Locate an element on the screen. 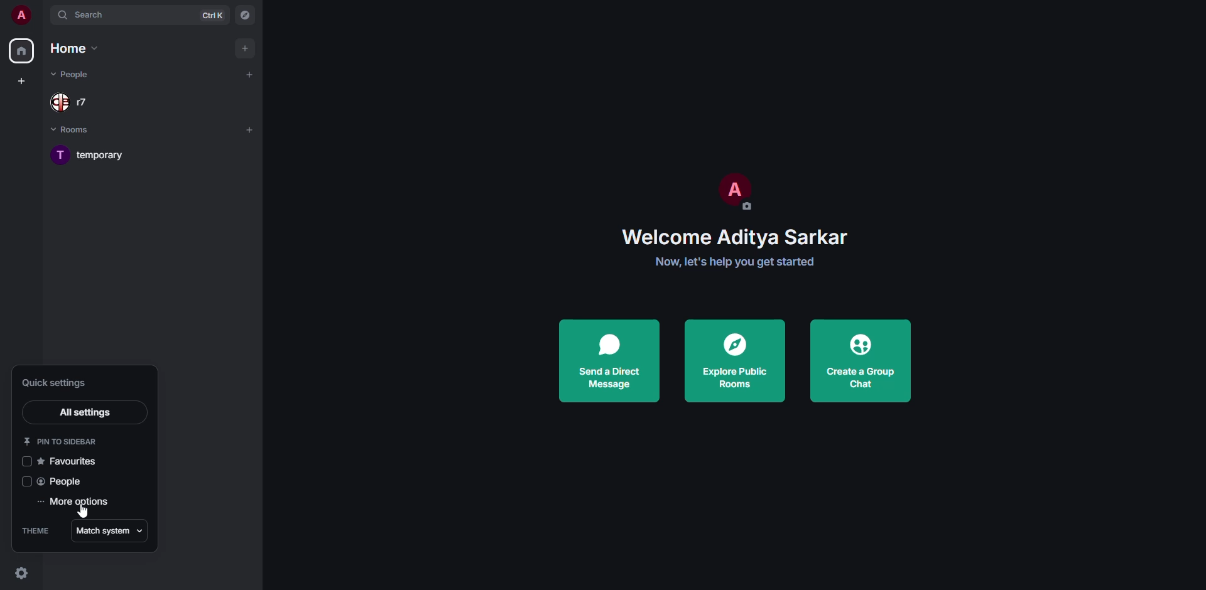 The width and height of the screenshot is (1206, 590). all settings is located at coordinates (84, 414).